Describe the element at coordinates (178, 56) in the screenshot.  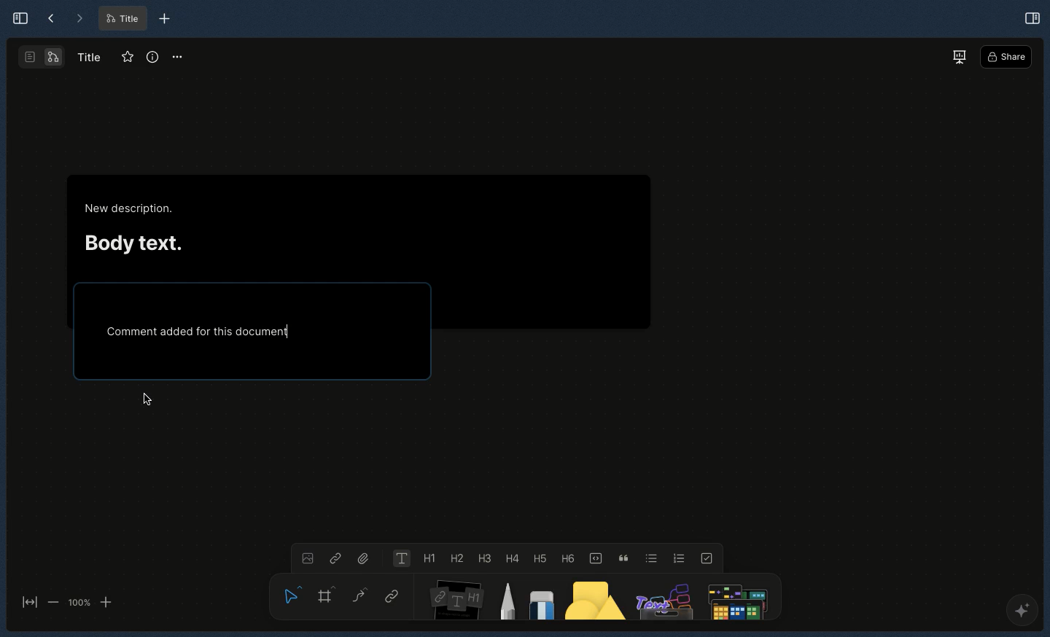
I see `Options` at that location.